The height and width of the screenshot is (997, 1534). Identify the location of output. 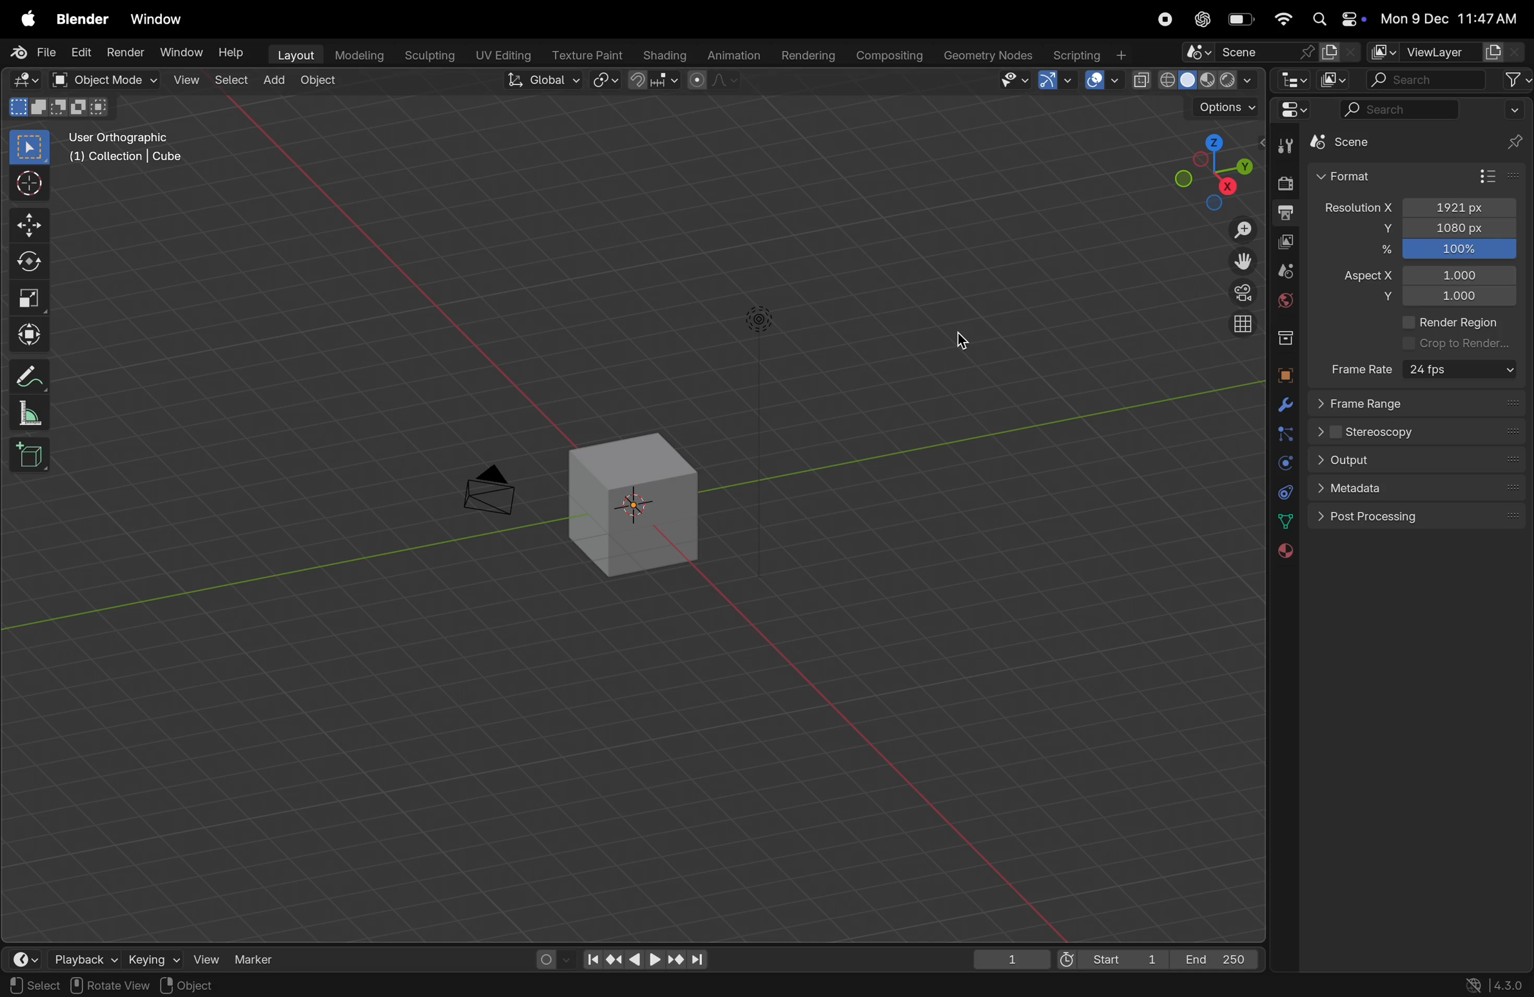
(1286, 214).